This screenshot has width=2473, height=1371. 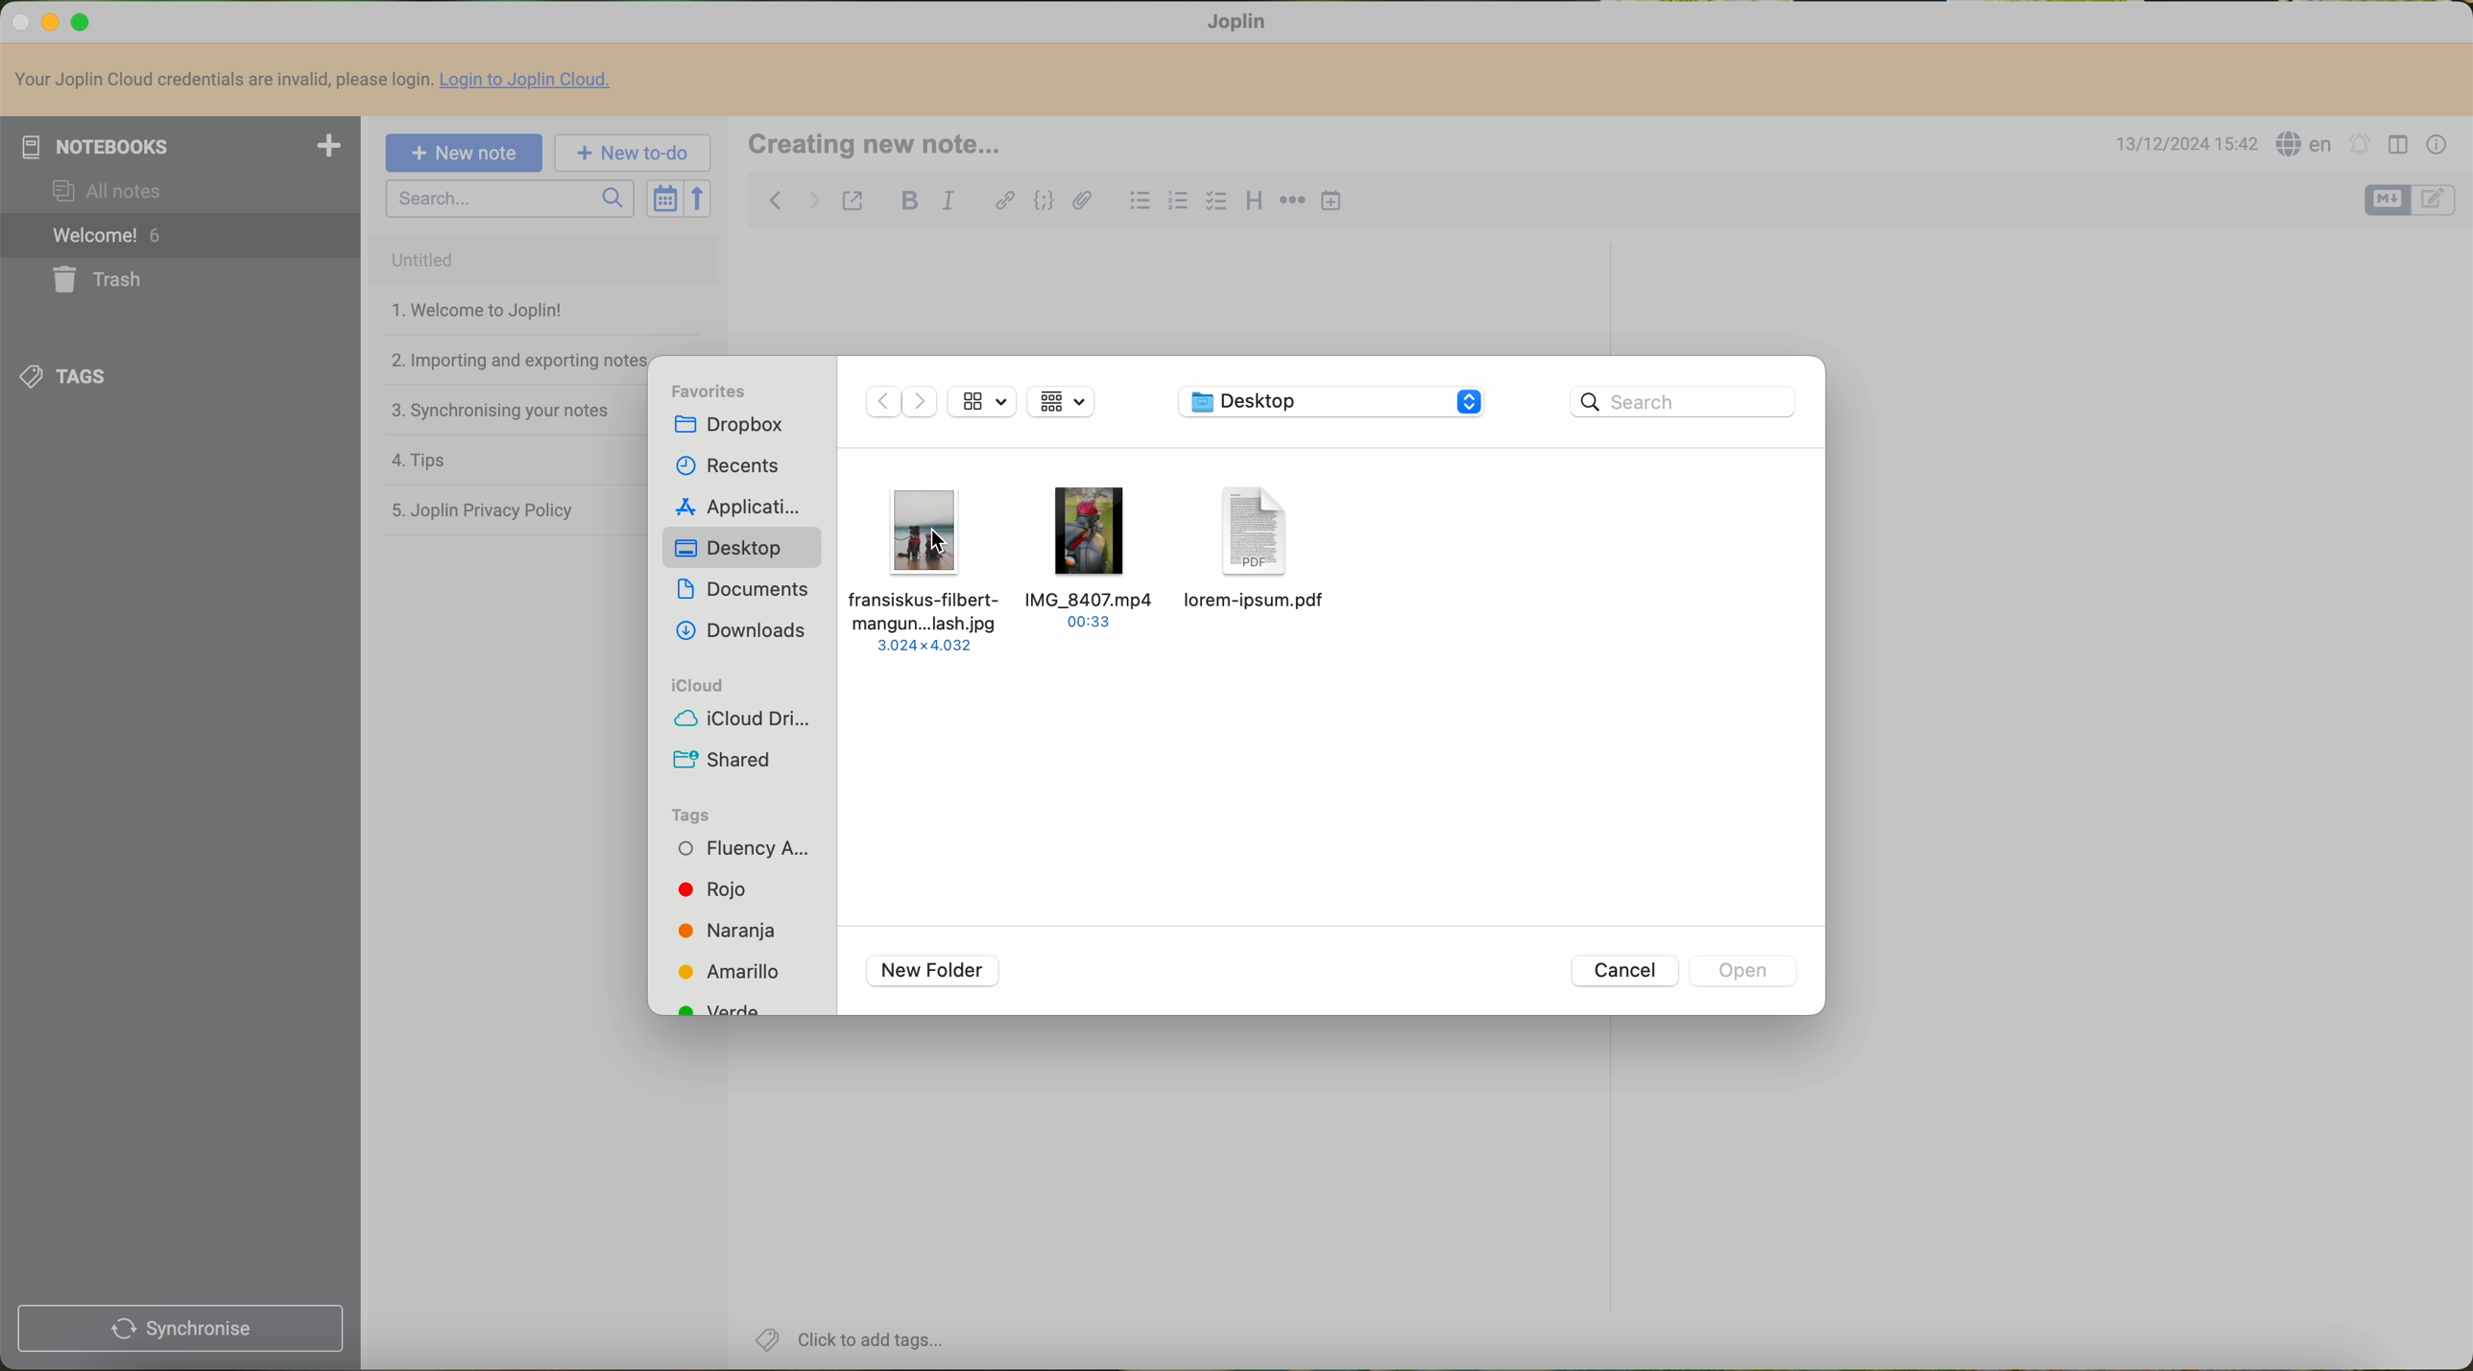 What do you see at coordinates (743, 631) in the screenshot?
I see `downloads` at bounding box center [743, 631].